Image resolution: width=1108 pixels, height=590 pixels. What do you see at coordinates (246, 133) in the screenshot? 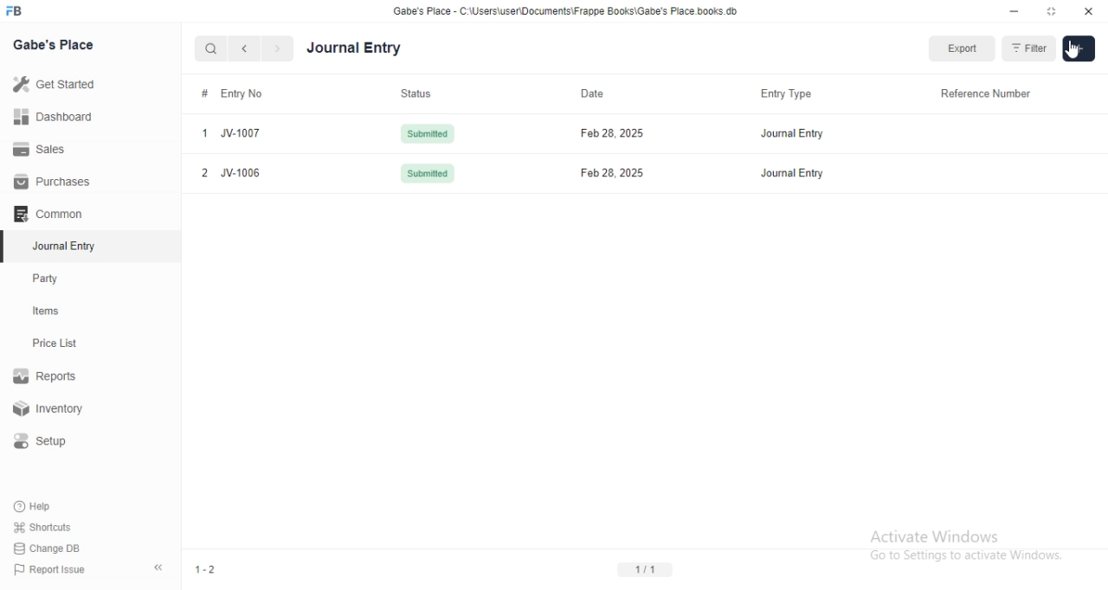
I see `IV-1007` at bounding box center [246, 133].